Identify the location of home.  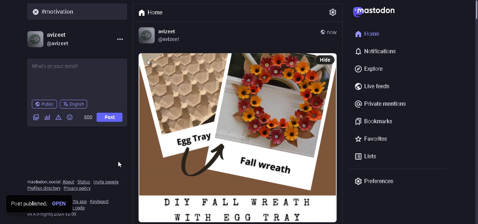
(368, 33).